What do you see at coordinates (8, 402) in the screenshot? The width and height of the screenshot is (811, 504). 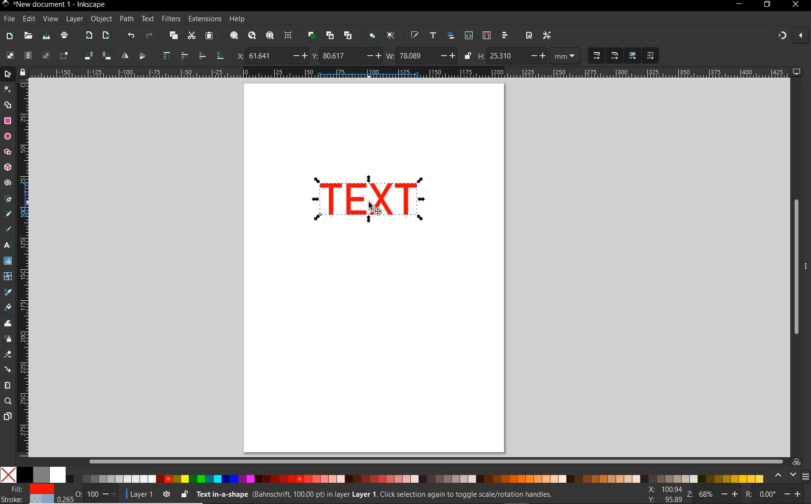 I see `zoom tool` at bounding box center [8, 402].